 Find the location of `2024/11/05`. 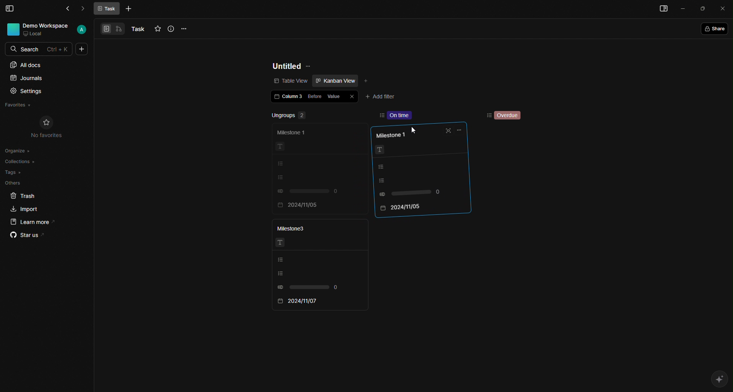

2024/11/05 is located at coordinates (401, 209).